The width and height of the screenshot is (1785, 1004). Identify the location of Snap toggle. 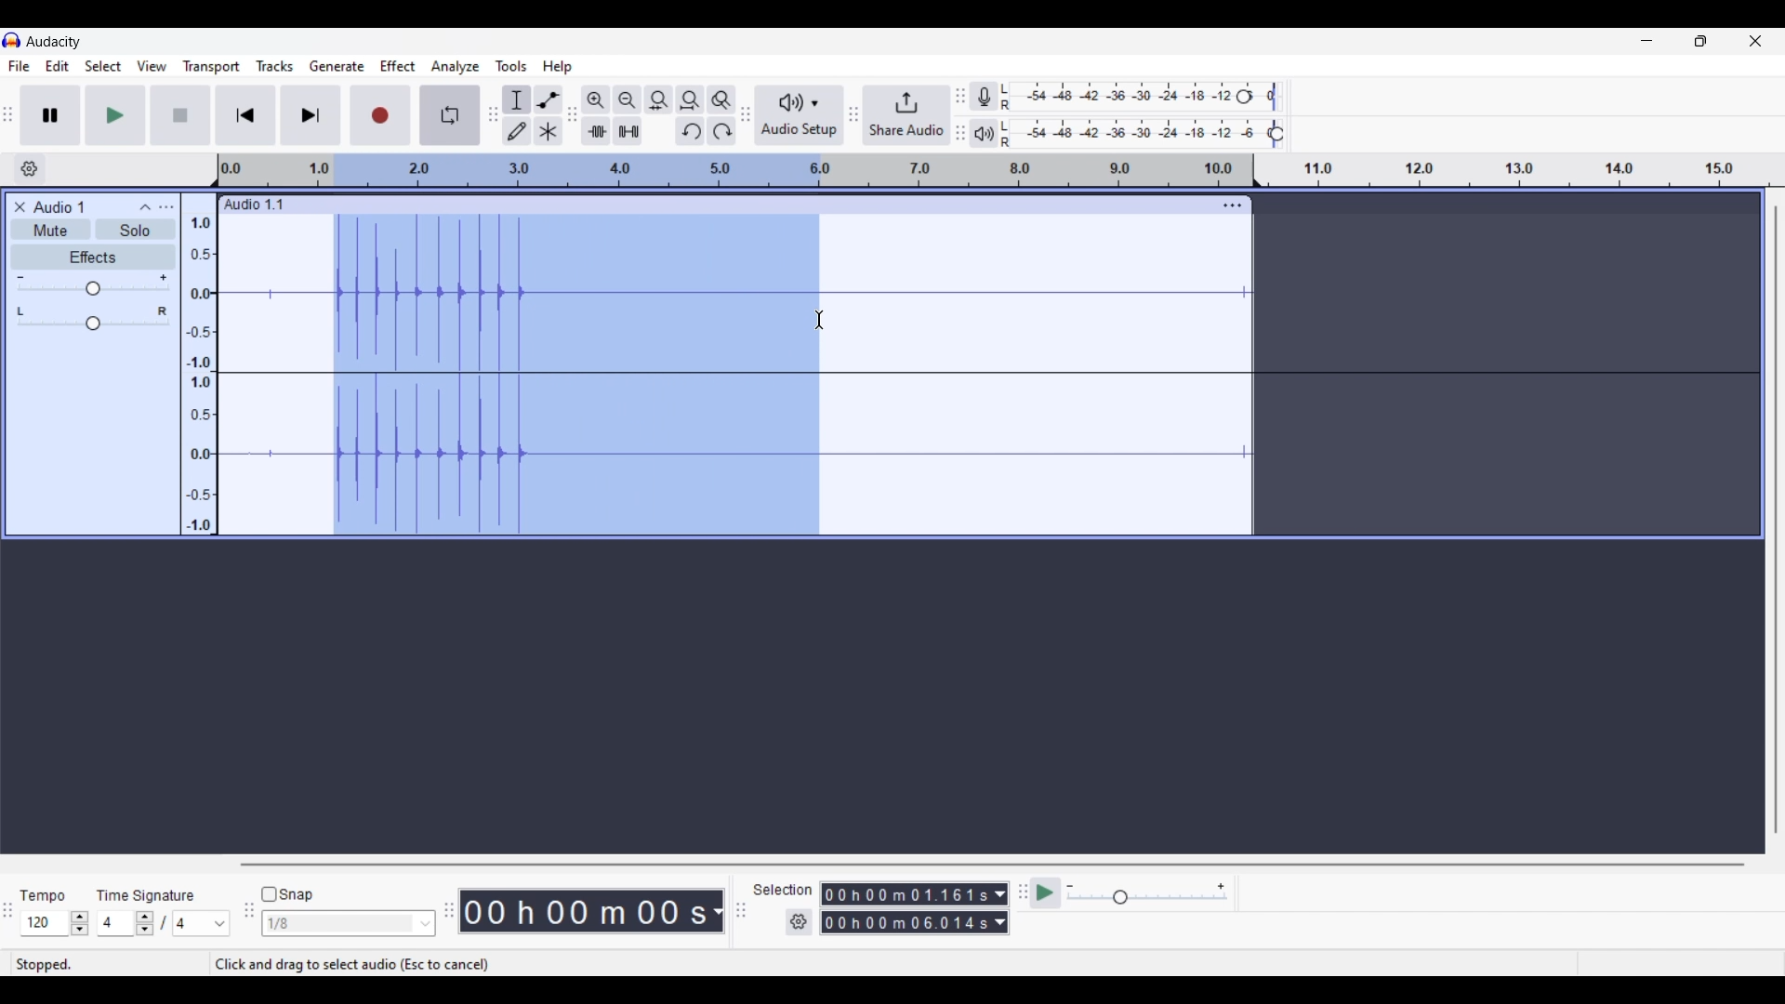
(287, 895).